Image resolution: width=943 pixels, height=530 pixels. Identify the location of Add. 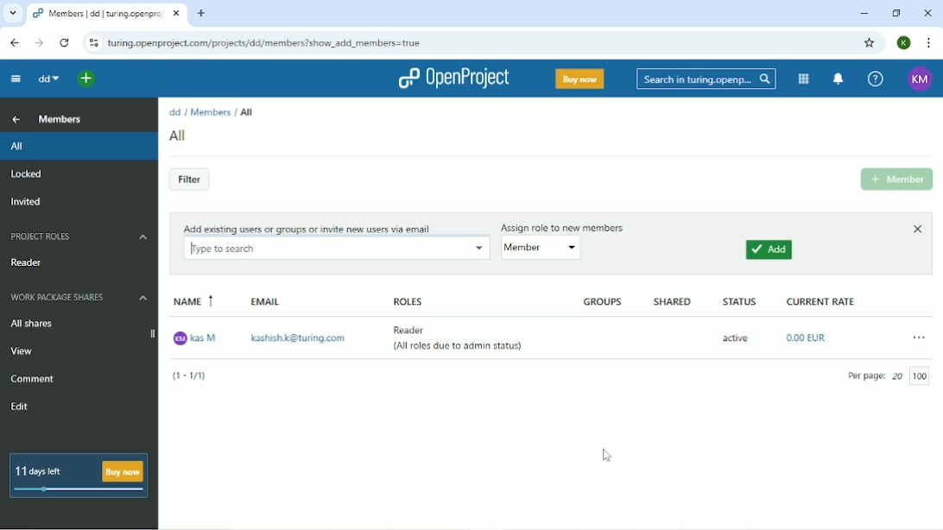
(769, 251).